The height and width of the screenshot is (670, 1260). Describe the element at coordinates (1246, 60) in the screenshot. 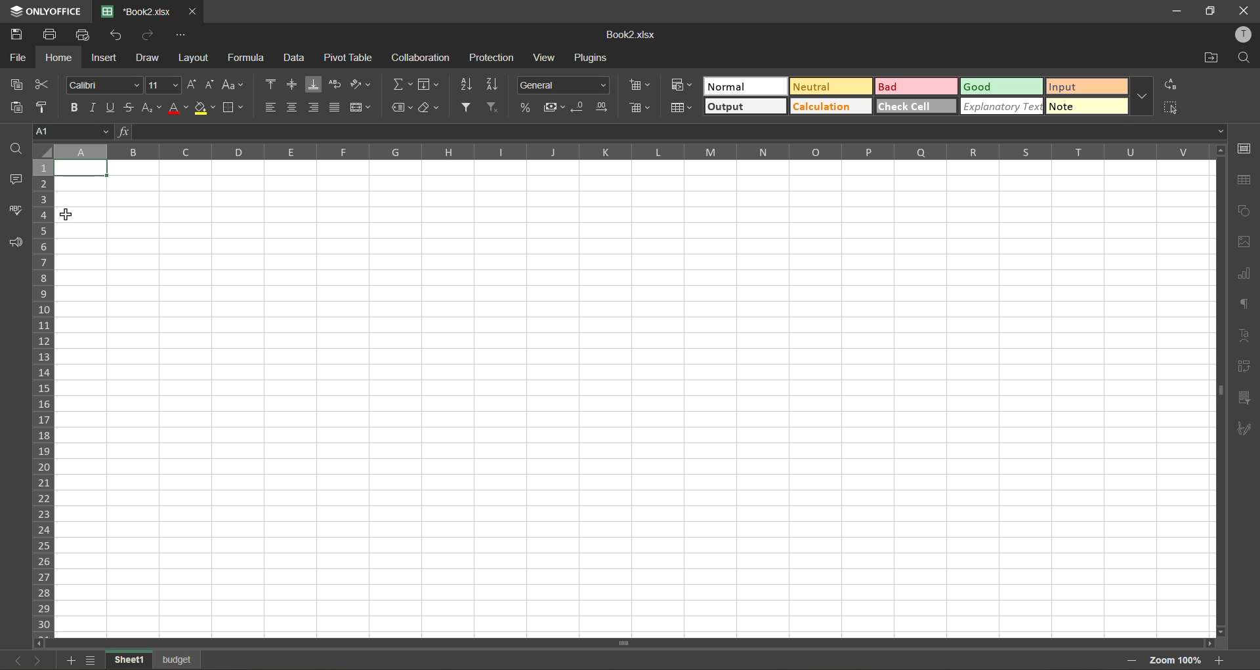

I see `find` at that location.